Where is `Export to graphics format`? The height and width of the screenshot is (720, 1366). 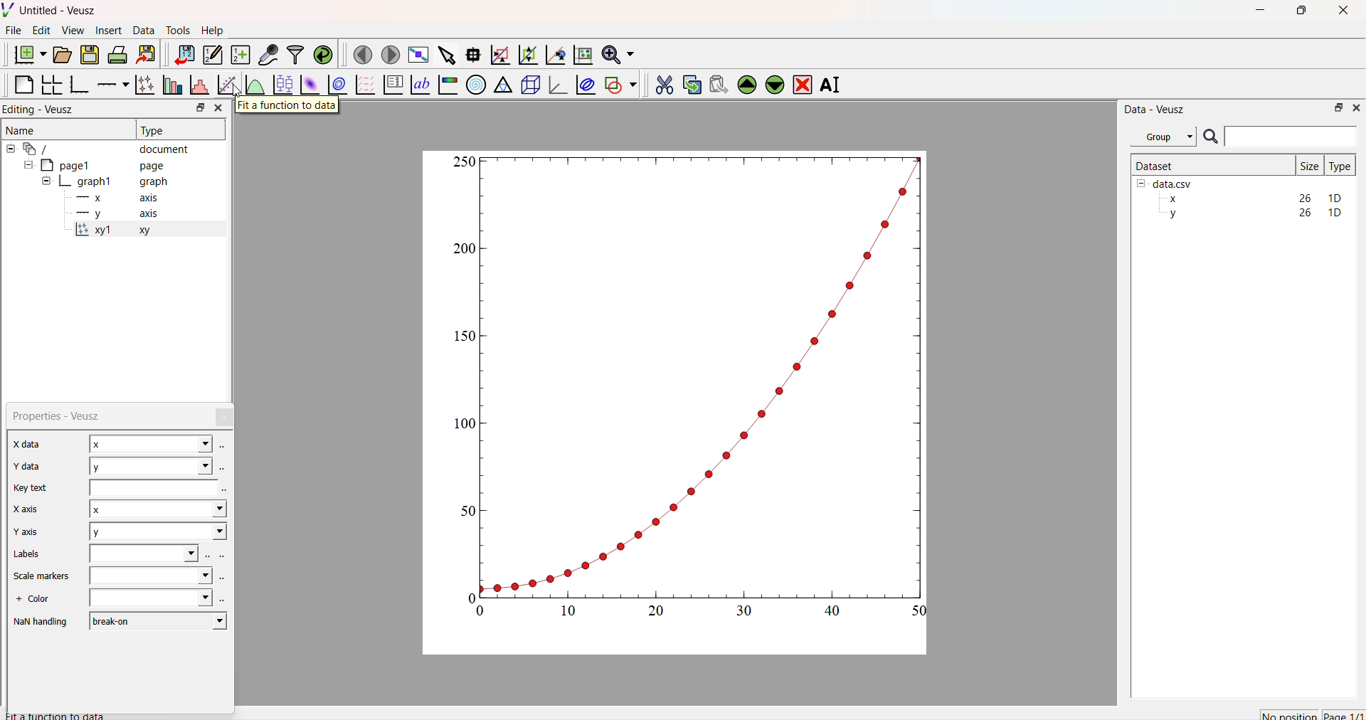
Export to graphics format is located at coordinates (146, 55).